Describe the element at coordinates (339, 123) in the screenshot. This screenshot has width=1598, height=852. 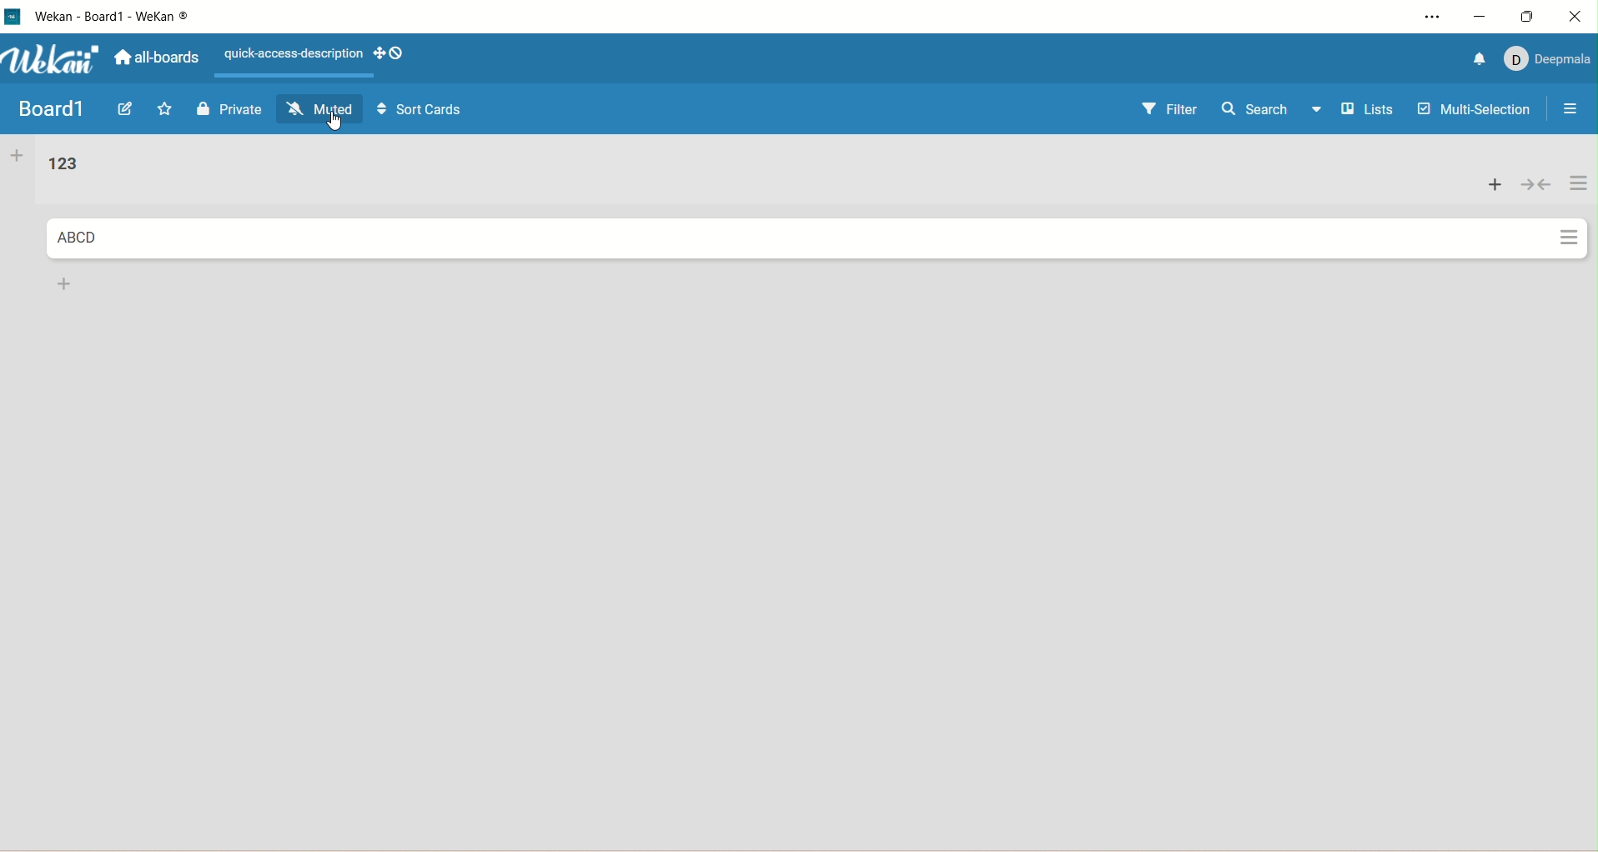
I see `cursor` at that location.